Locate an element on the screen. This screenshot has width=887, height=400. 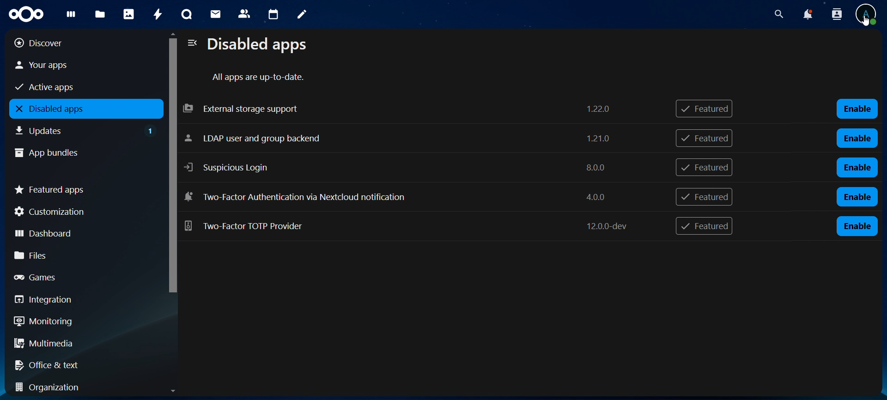
files is located at coordinates (81, 255).